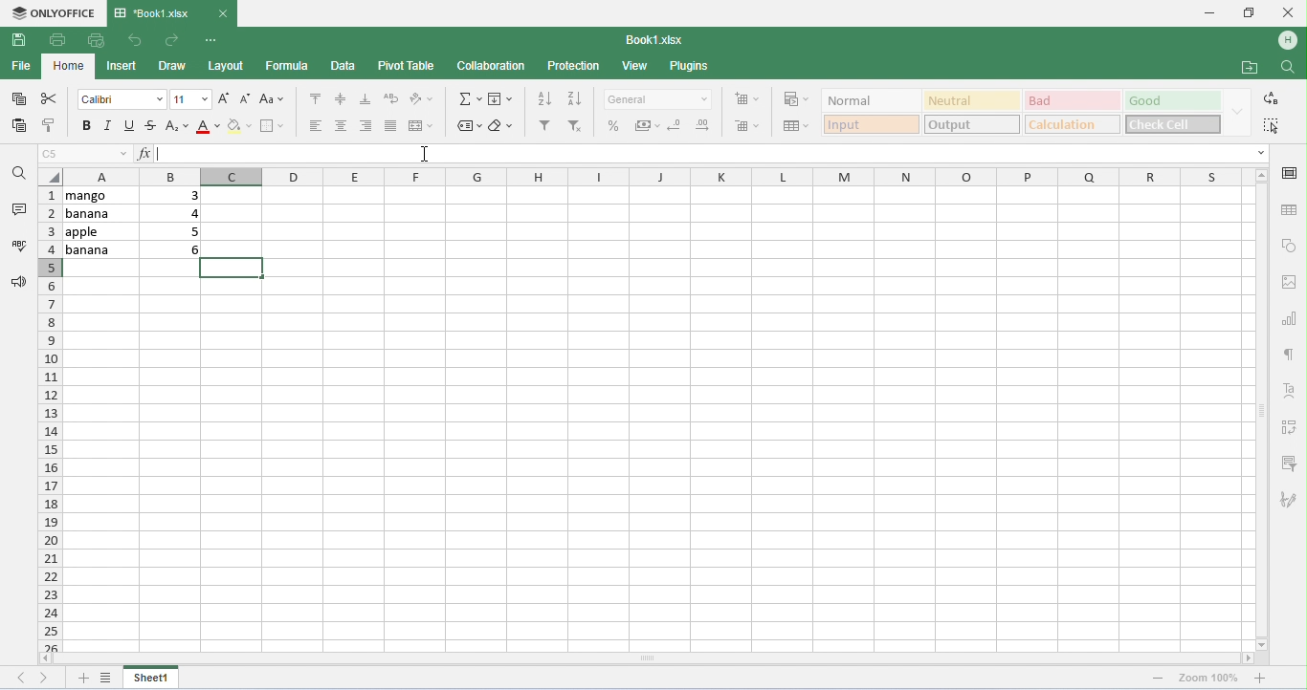 This screenshot has width=1307, height=690. I want to click on layout, so click(226, 66).